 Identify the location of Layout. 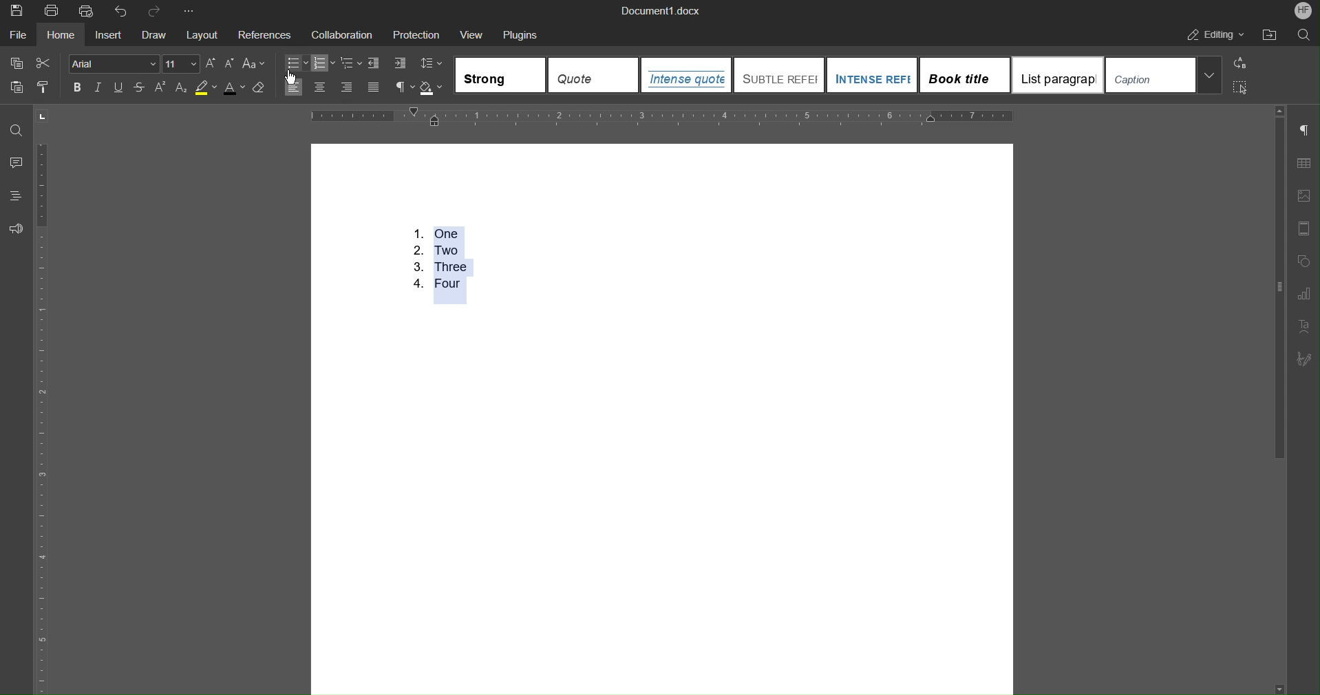
(202, 32).